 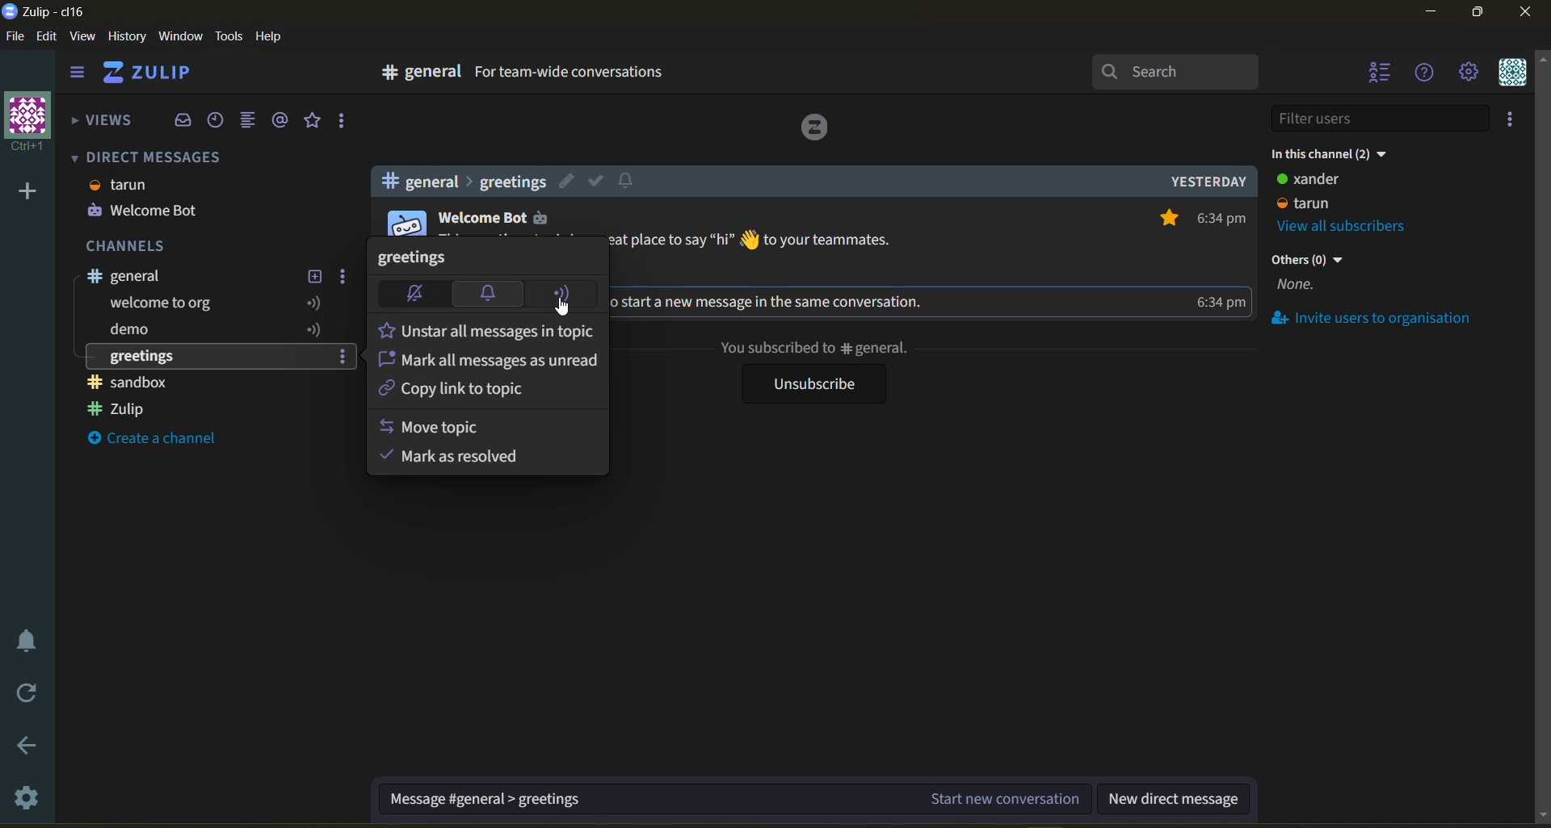 What do you see at coordinates (228, 39) in the screenshot?
I see `tools` at bounding box center [228, 39].